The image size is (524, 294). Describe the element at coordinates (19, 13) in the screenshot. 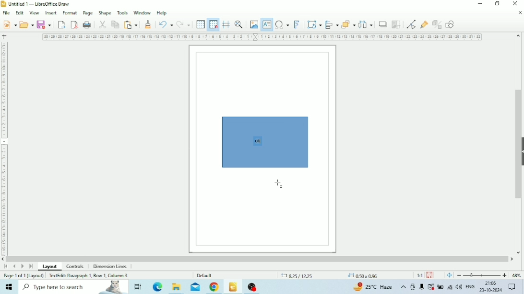

I see `Edit` at that location.